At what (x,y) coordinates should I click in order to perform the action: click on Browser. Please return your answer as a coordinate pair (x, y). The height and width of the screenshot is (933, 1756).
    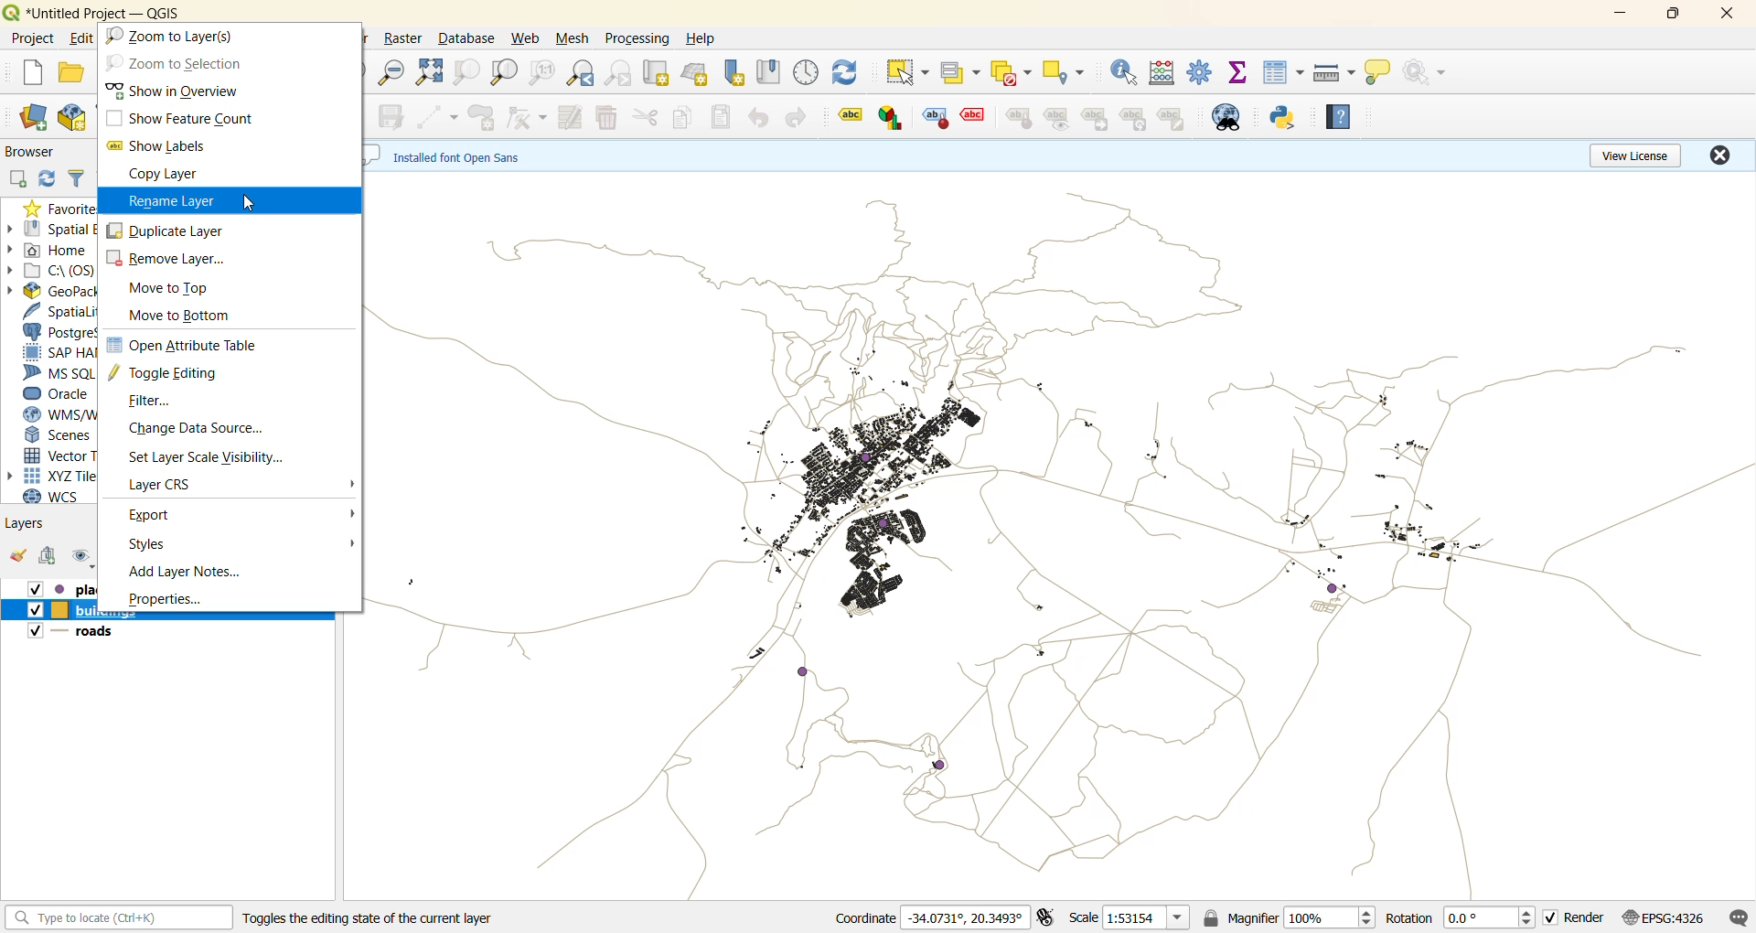
    Looking at the image, I should click on (36, 154).